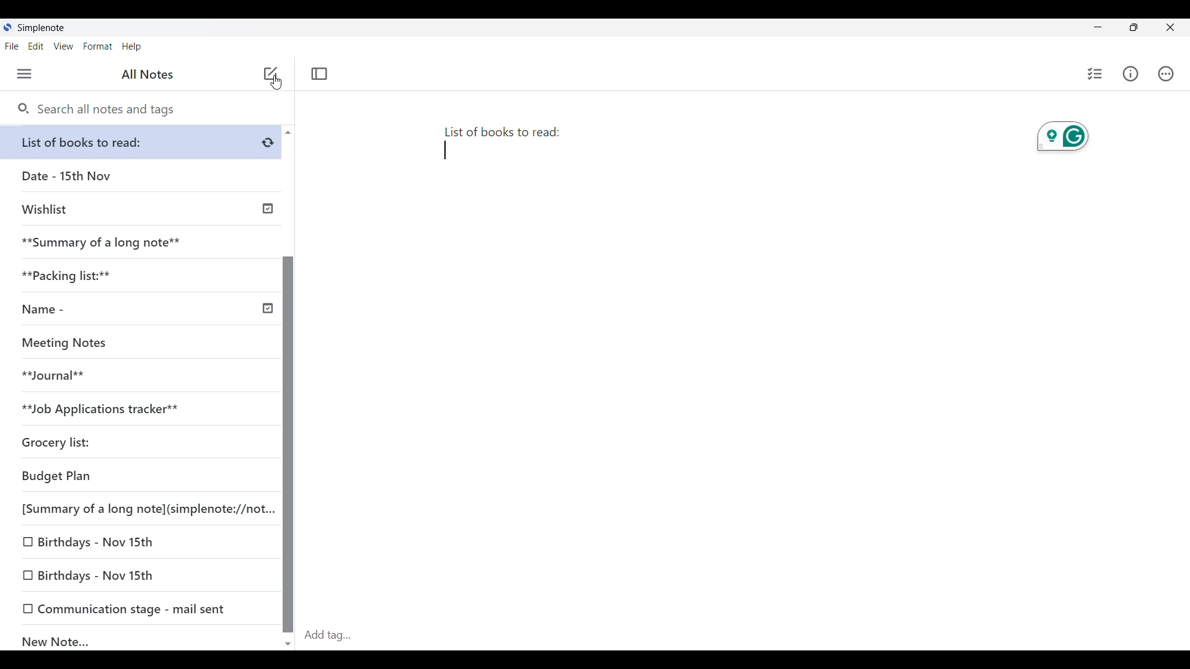 The image size is (1190, 669). I want to click on add note, so click(269, 72).